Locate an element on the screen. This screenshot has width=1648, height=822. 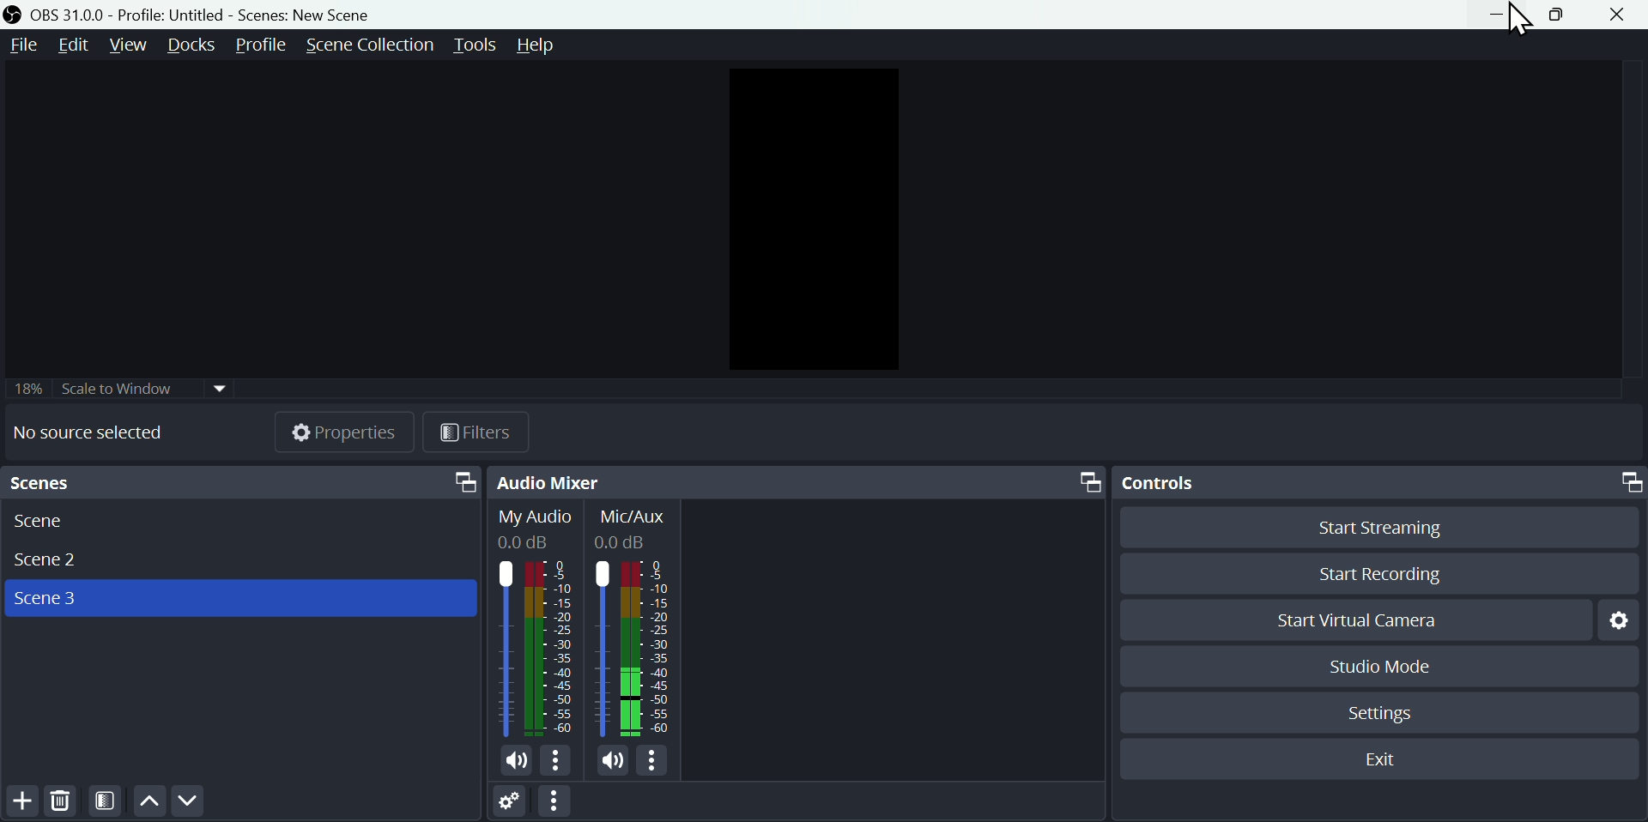
Profile Title is located at coordinates (172, 15).